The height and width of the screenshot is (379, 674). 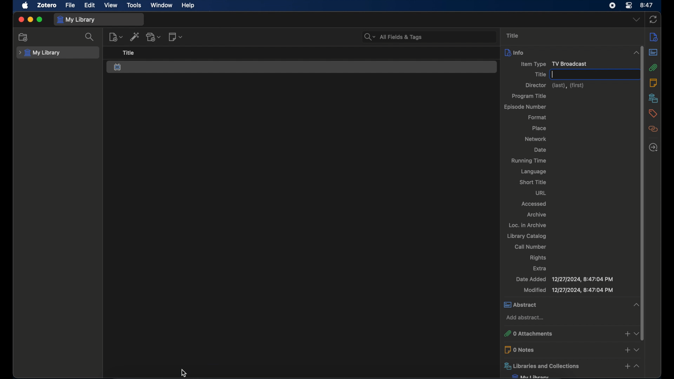 I want to click on maximize, so click(x=40, y=19).